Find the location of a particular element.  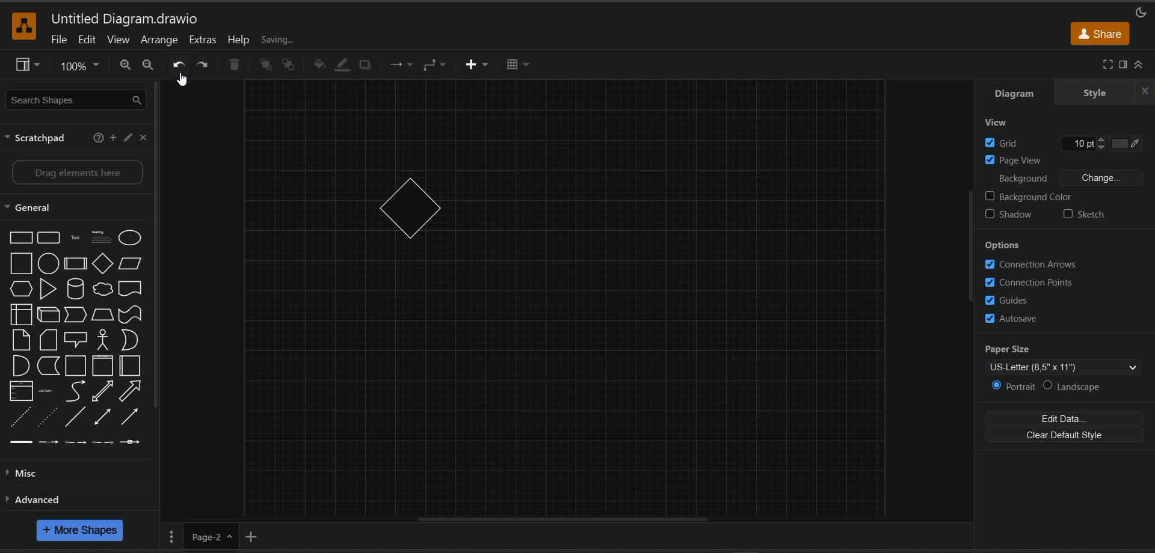

Link is located at coordinates (21, 442).